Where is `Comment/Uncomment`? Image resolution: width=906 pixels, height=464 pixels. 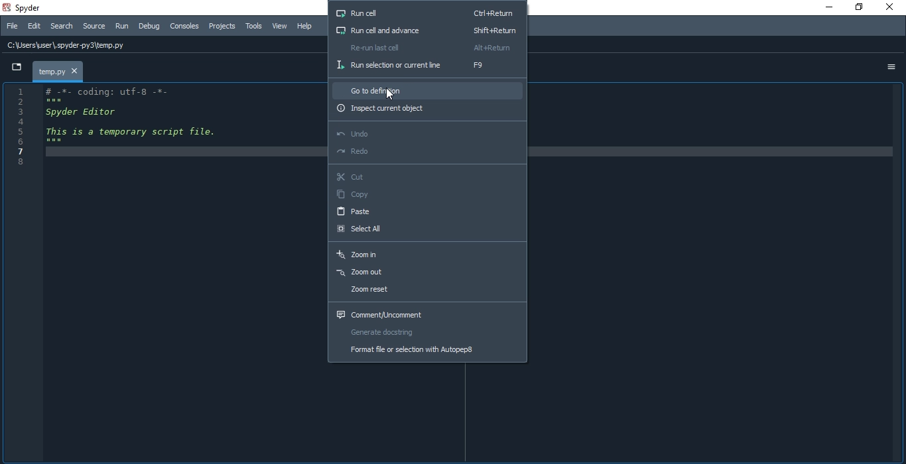
Comment/Uncomment is located at coordinates (425, 314).